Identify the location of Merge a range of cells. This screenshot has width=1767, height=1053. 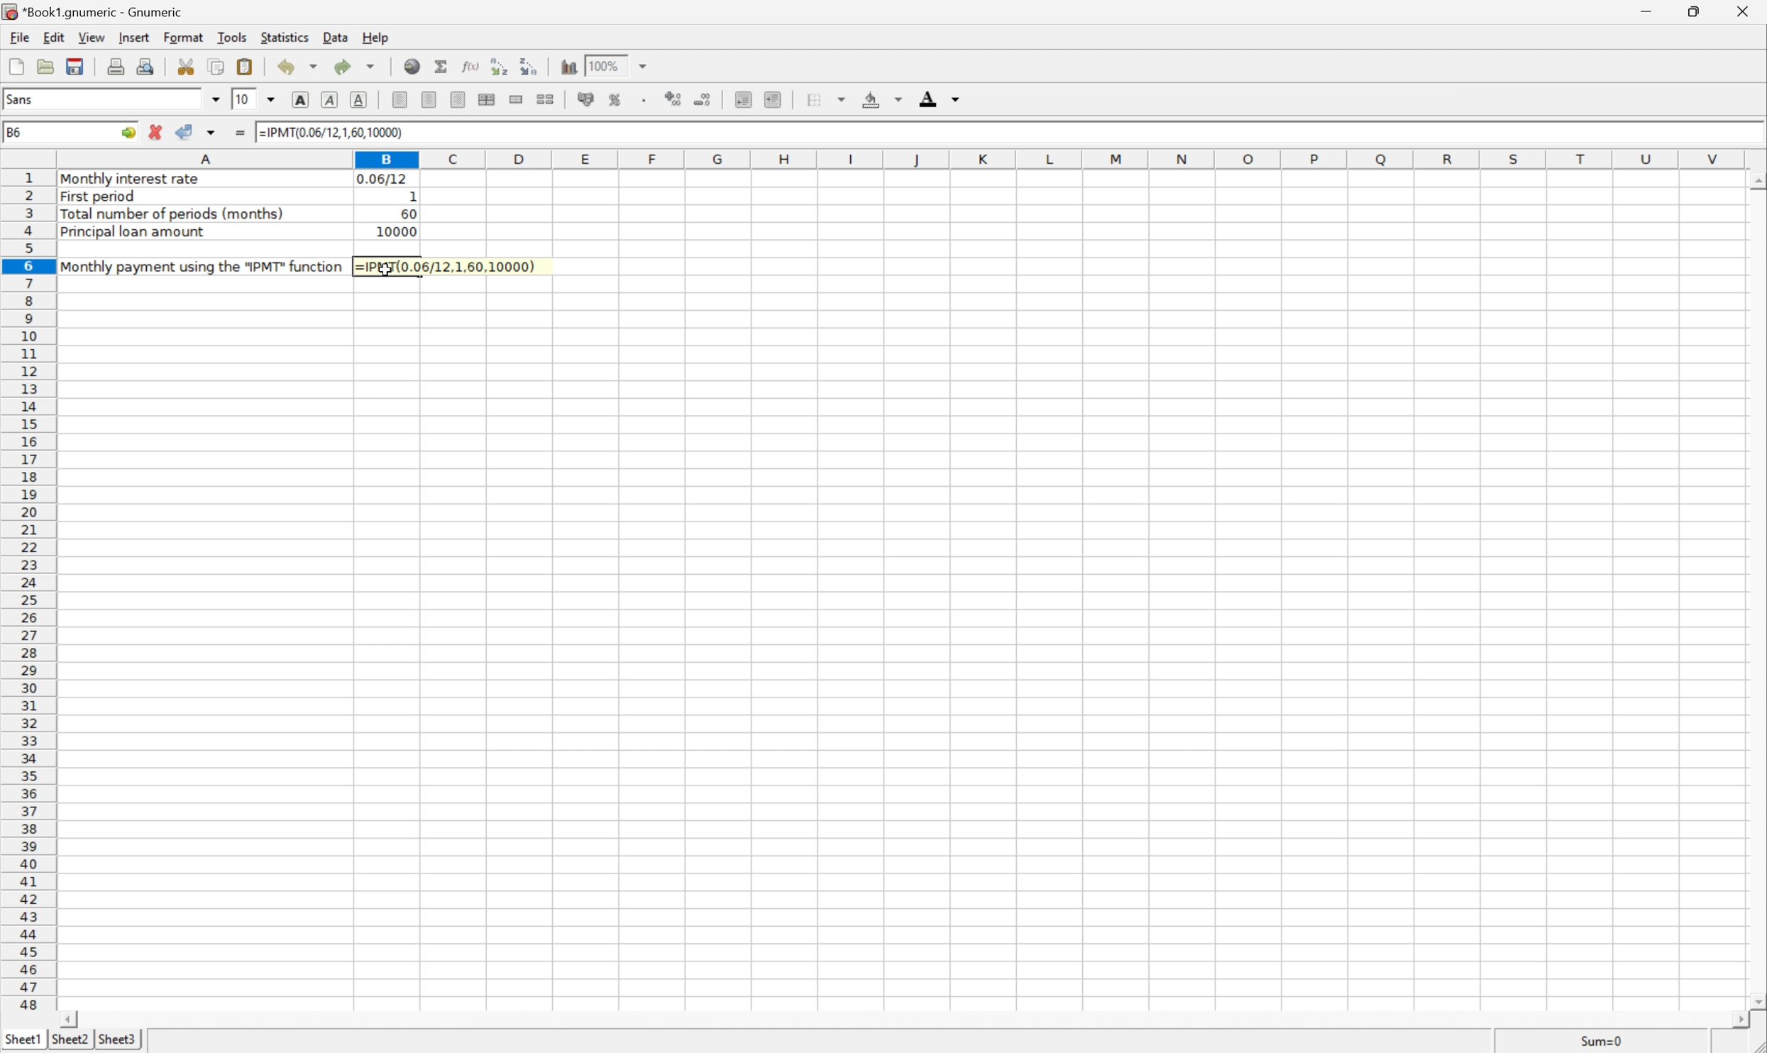
(518, 101).